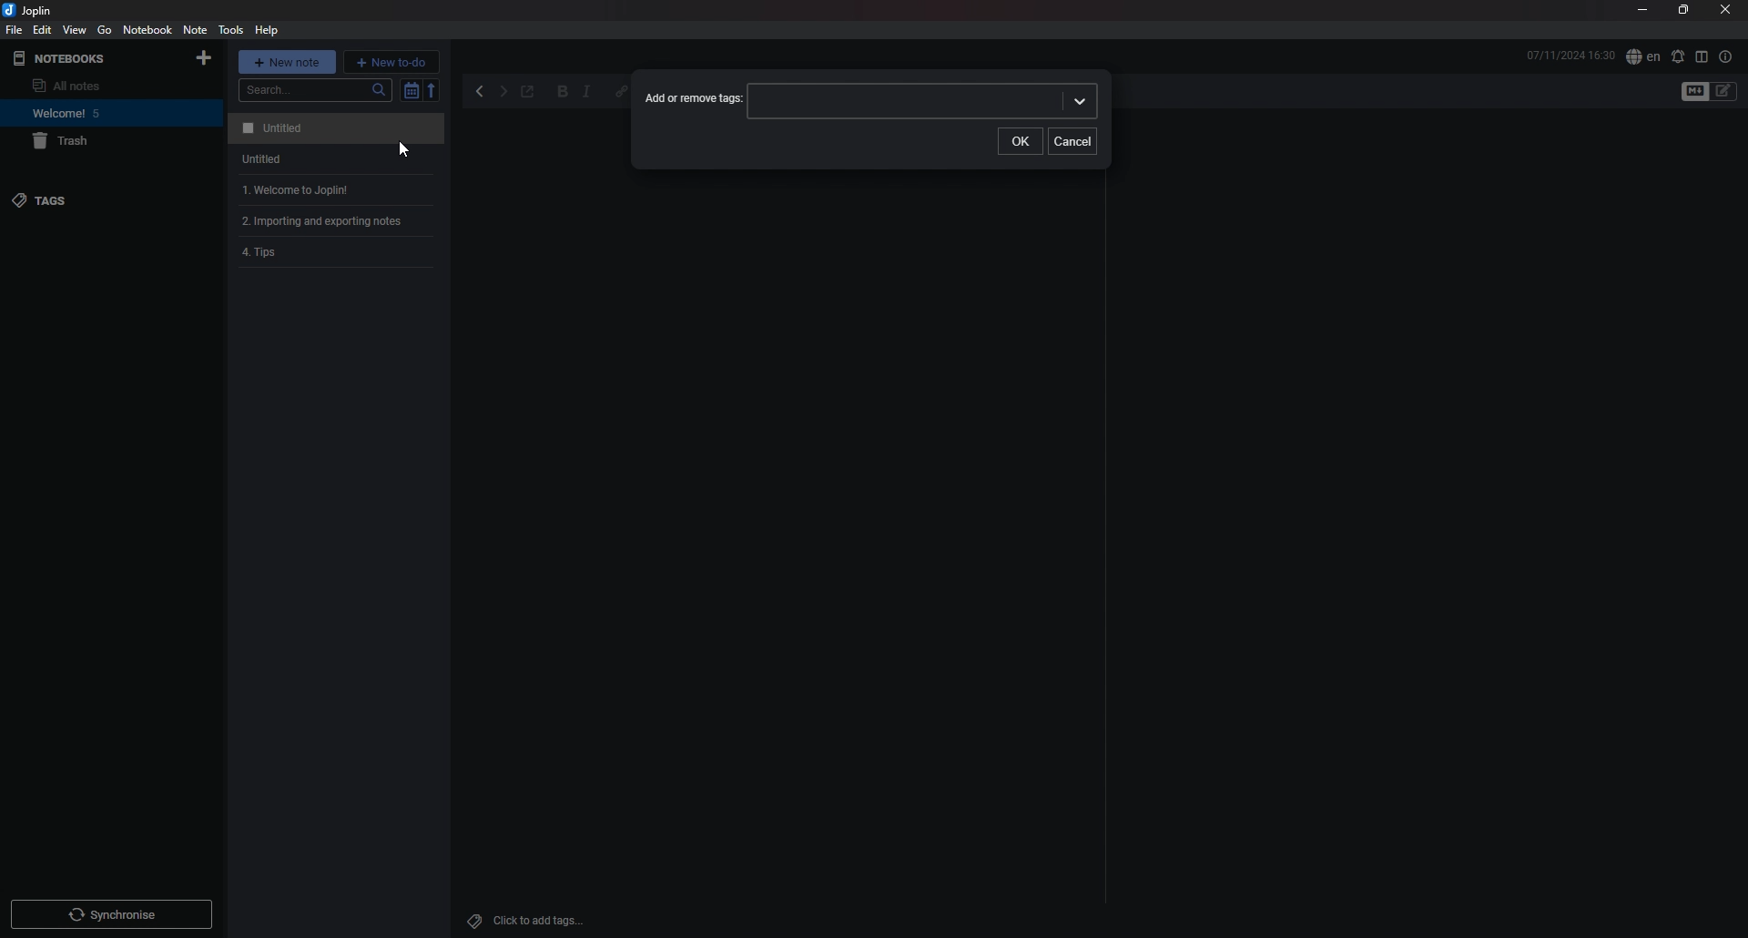  What do you see at coordinates (401, 148) in the screenshot?
I see `Cursor` at bounding box center [401, 148].